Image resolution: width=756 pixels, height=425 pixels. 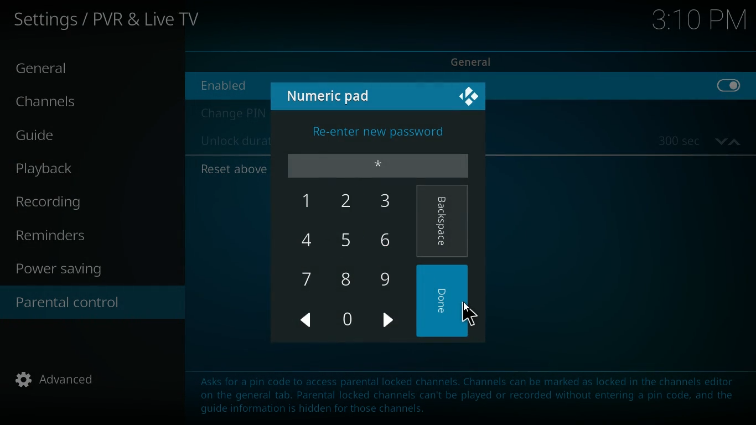 What do you see at coordinates (231, 113) in the screenshot?
I see `change pin` at bounding box center [231, 113].